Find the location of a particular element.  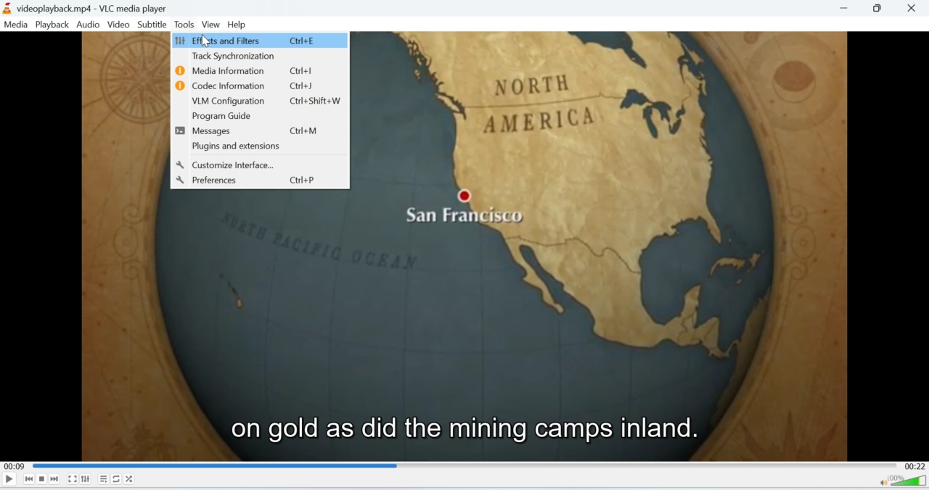

VLM Configuration is located at coordinates (228, 101).